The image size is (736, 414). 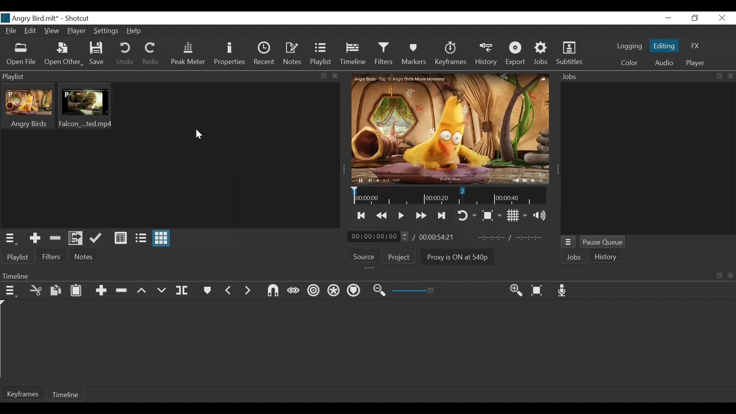 I want to click on View as Files, so click(x=140, y=237).